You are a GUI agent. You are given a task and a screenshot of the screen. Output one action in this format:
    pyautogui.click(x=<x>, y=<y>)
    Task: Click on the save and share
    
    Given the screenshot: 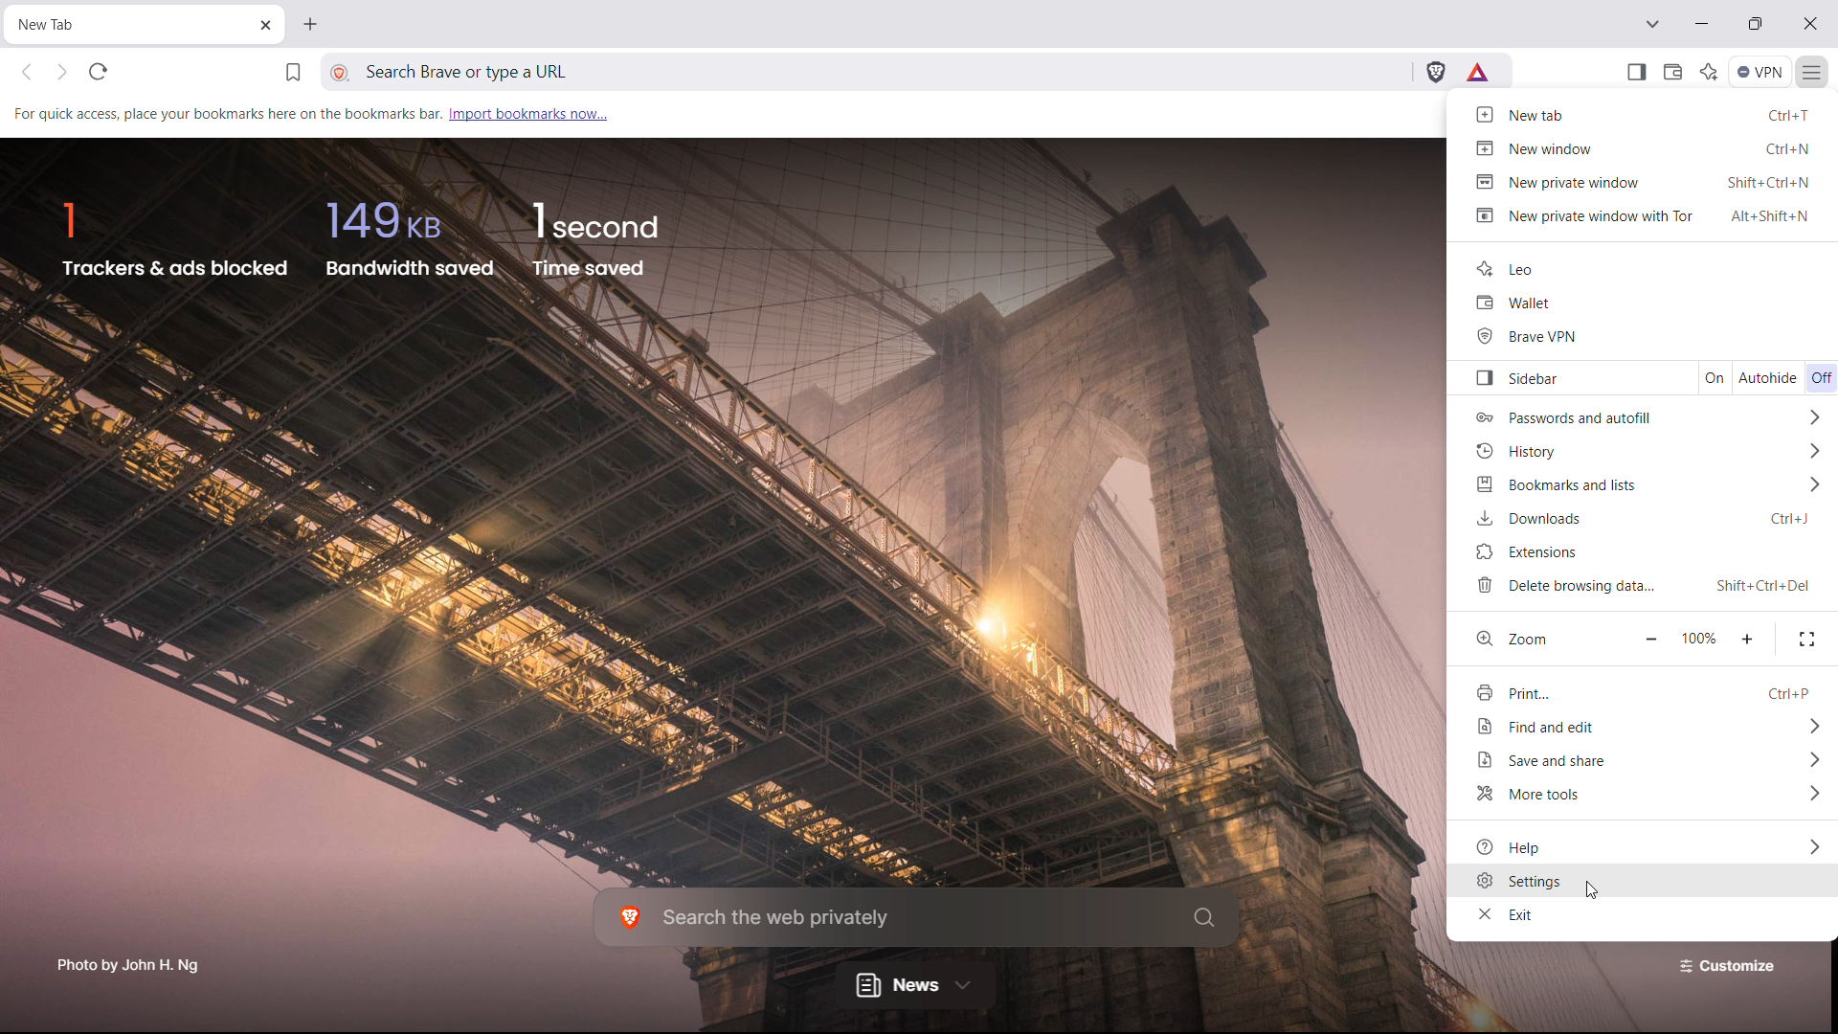 What is the action you would take?
    pyautogui.click(x=1645, y=762)
    